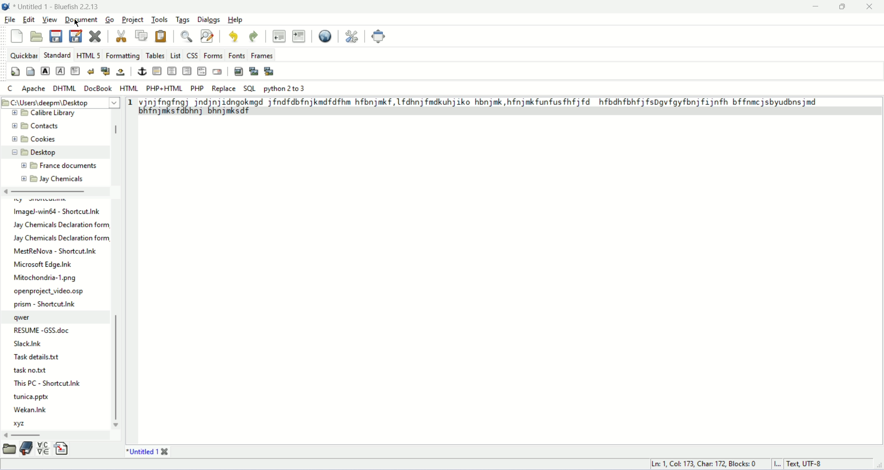  Describe the element at coordinates (56, 36) in the screenshot. I see `save` at that location.